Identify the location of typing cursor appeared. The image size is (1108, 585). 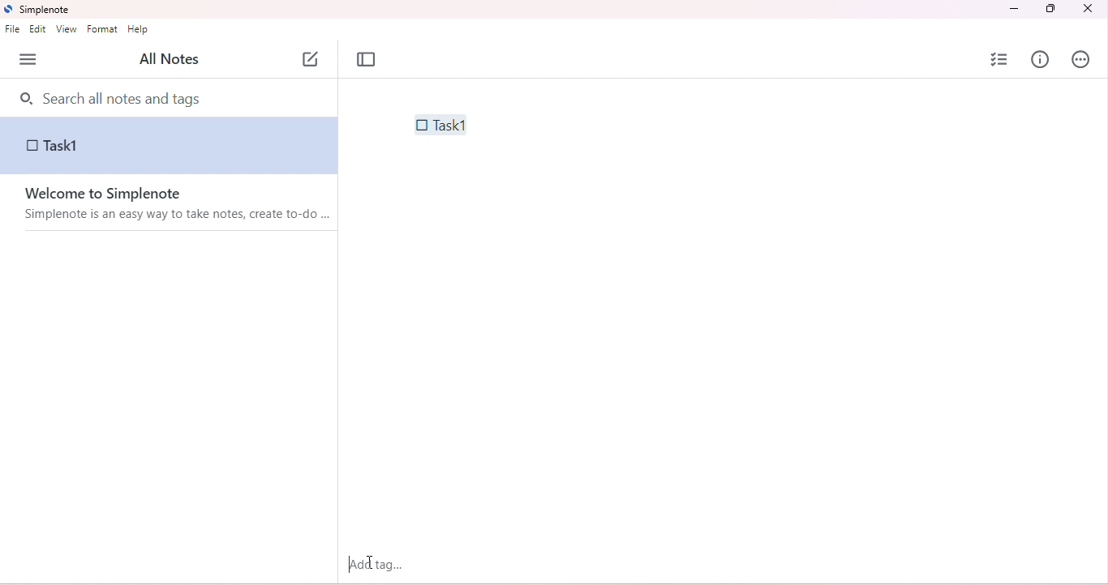
(351, 564).